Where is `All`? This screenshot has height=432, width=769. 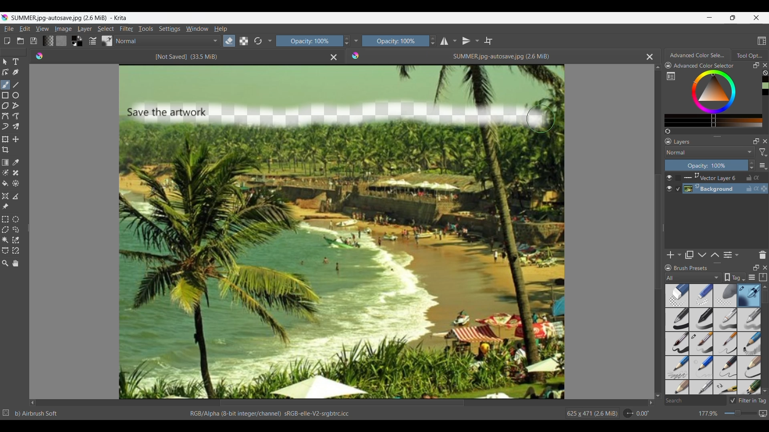 All is located at coordinates (693, 278).